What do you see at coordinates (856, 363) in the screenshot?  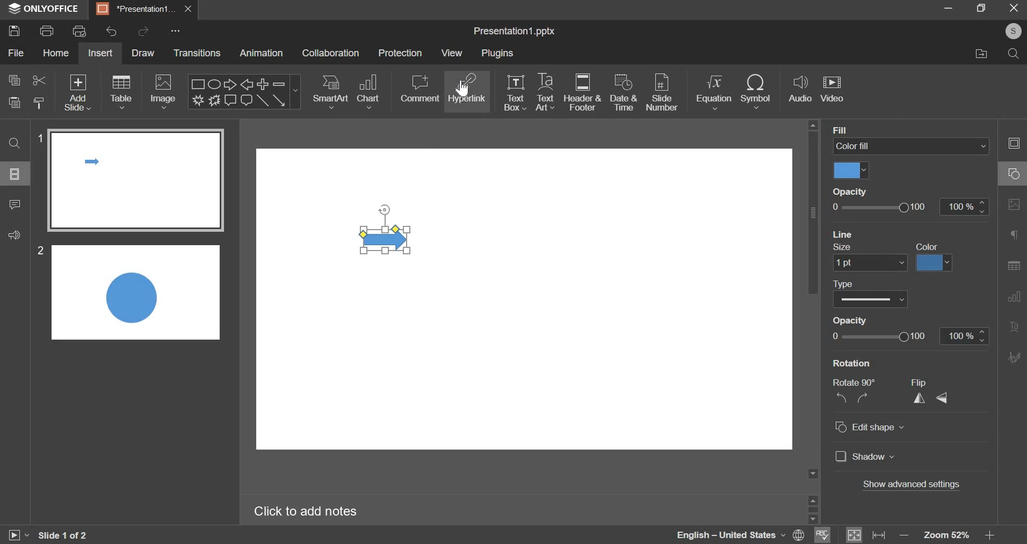 I see `rotation` at bounding box center [856, 363].